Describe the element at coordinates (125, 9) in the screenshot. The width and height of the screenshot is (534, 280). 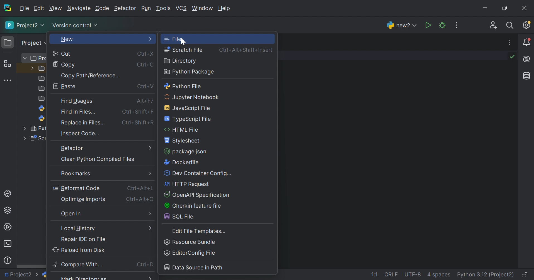
I see `Refactor` at that location.